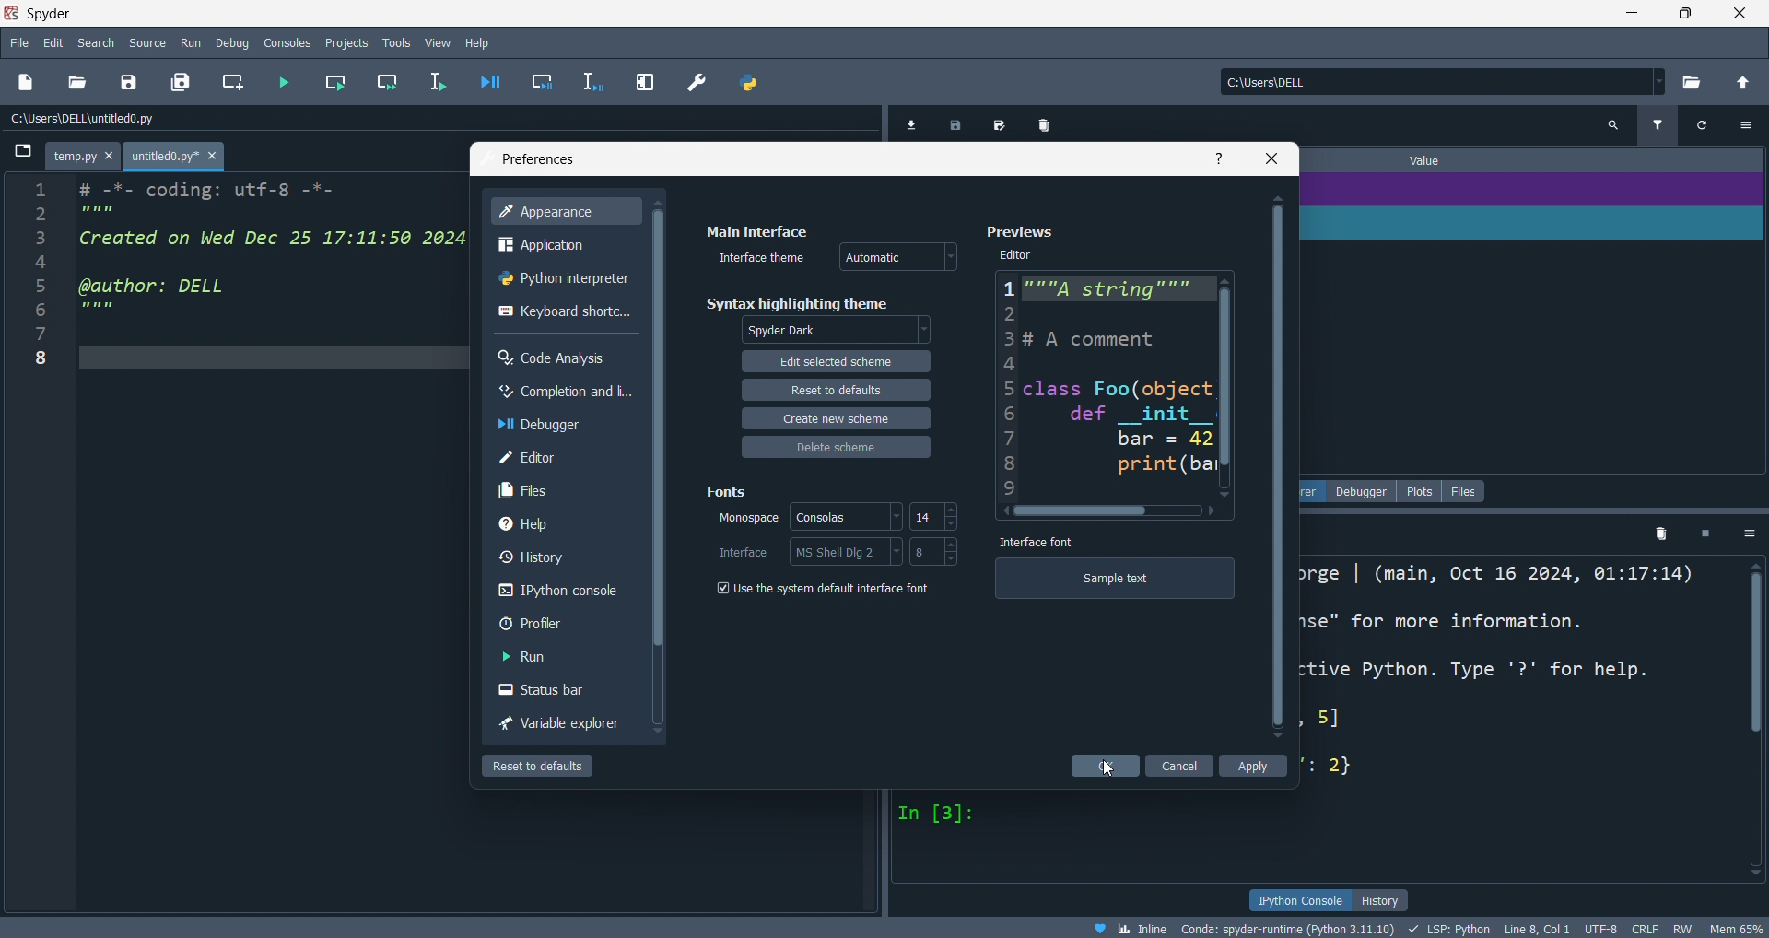  I want to click on run lin, so click(440, 82).